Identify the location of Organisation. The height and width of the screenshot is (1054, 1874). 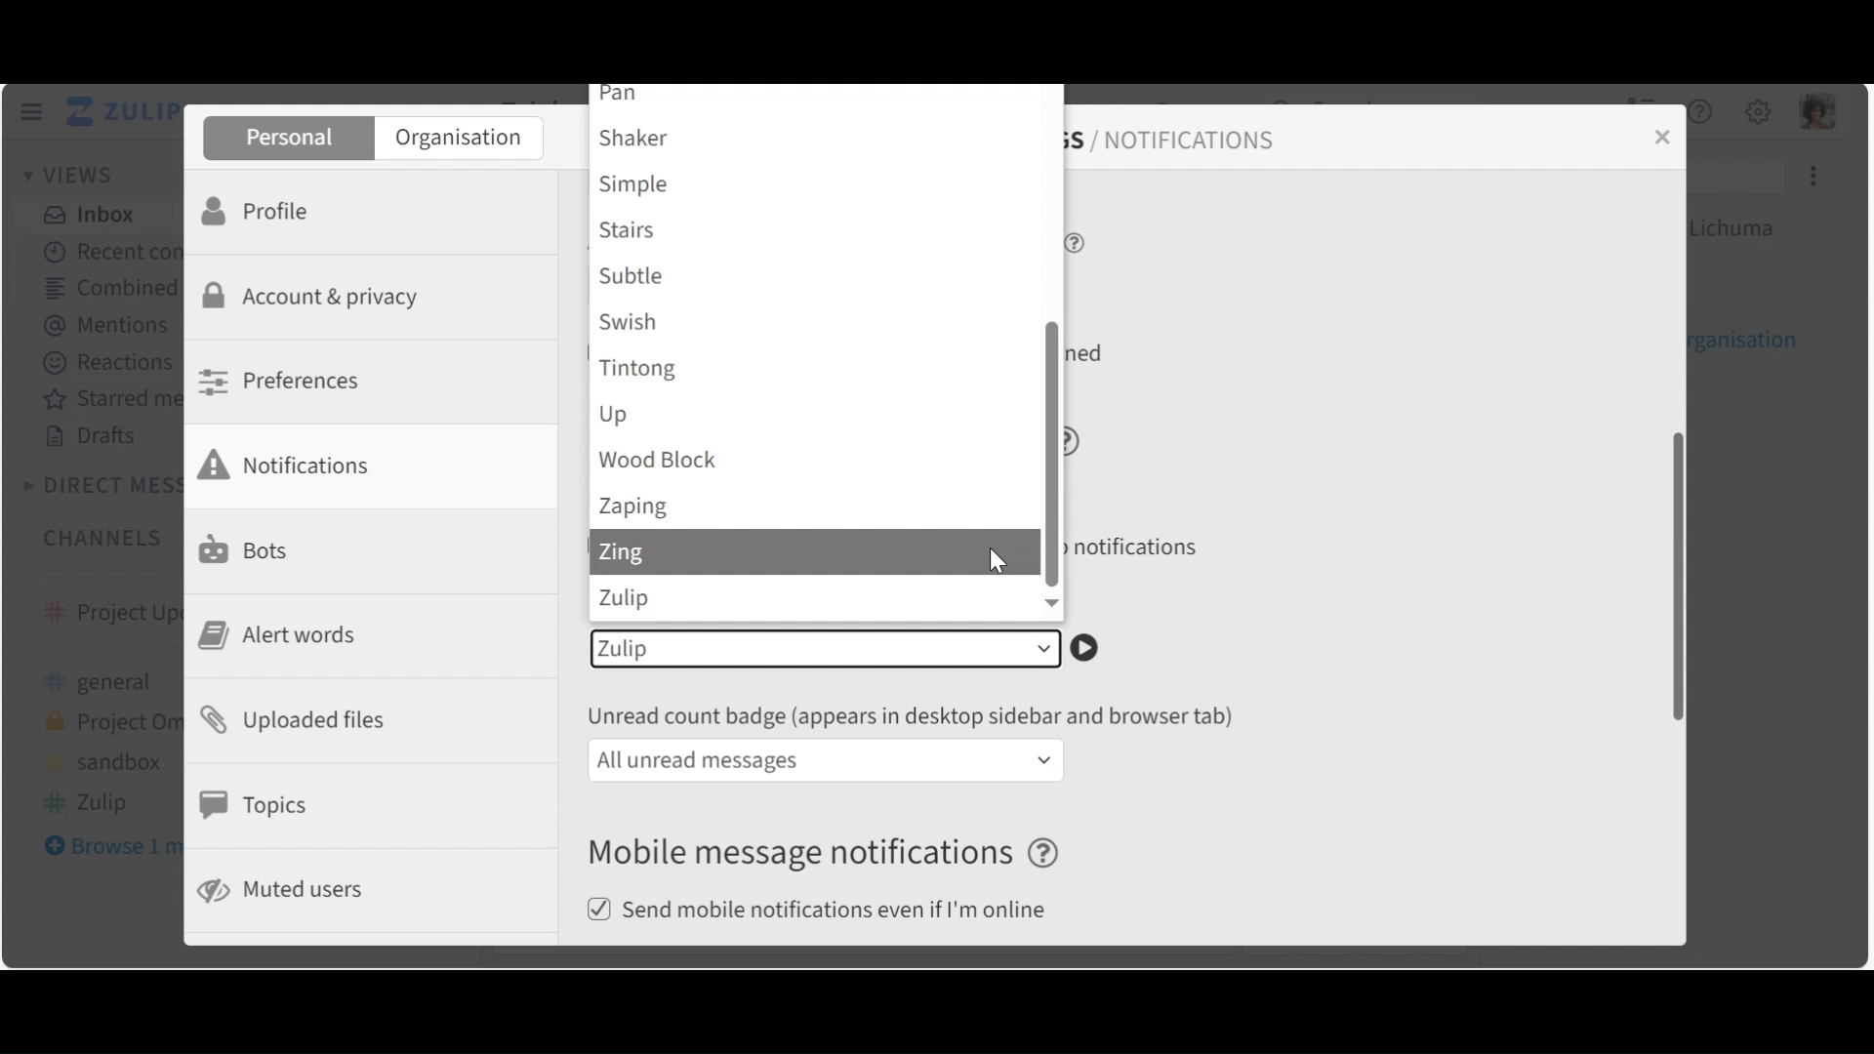
(459, 140).